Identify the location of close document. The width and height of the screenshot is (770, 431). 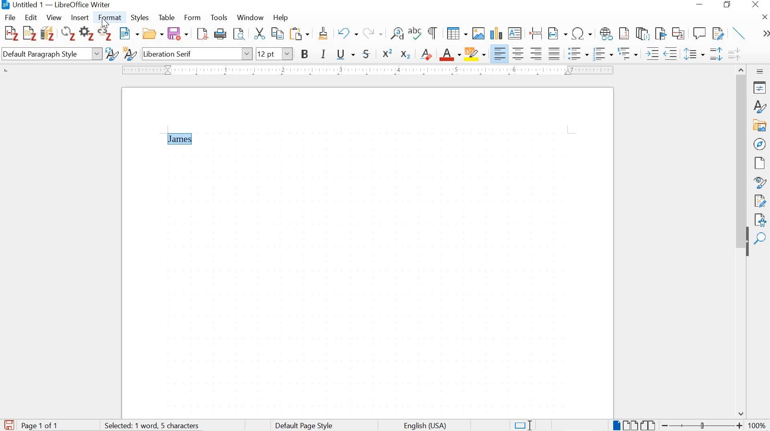
(765, 16).